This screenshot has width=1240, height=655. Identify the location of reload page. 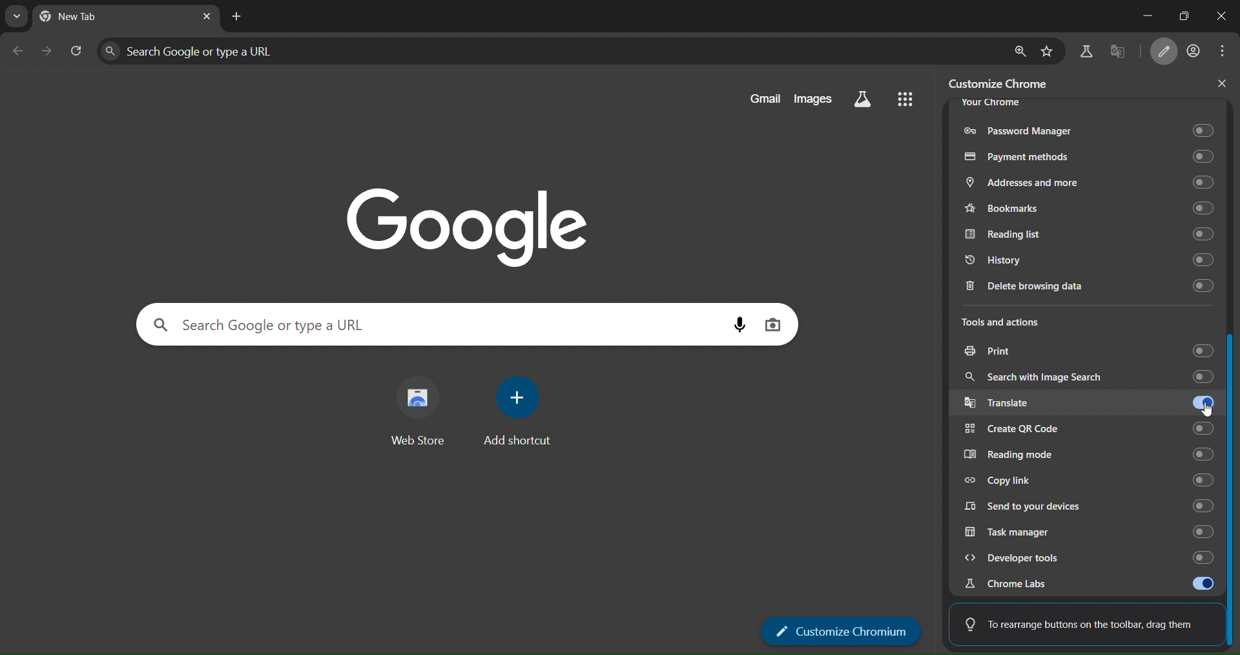
(77, 52).